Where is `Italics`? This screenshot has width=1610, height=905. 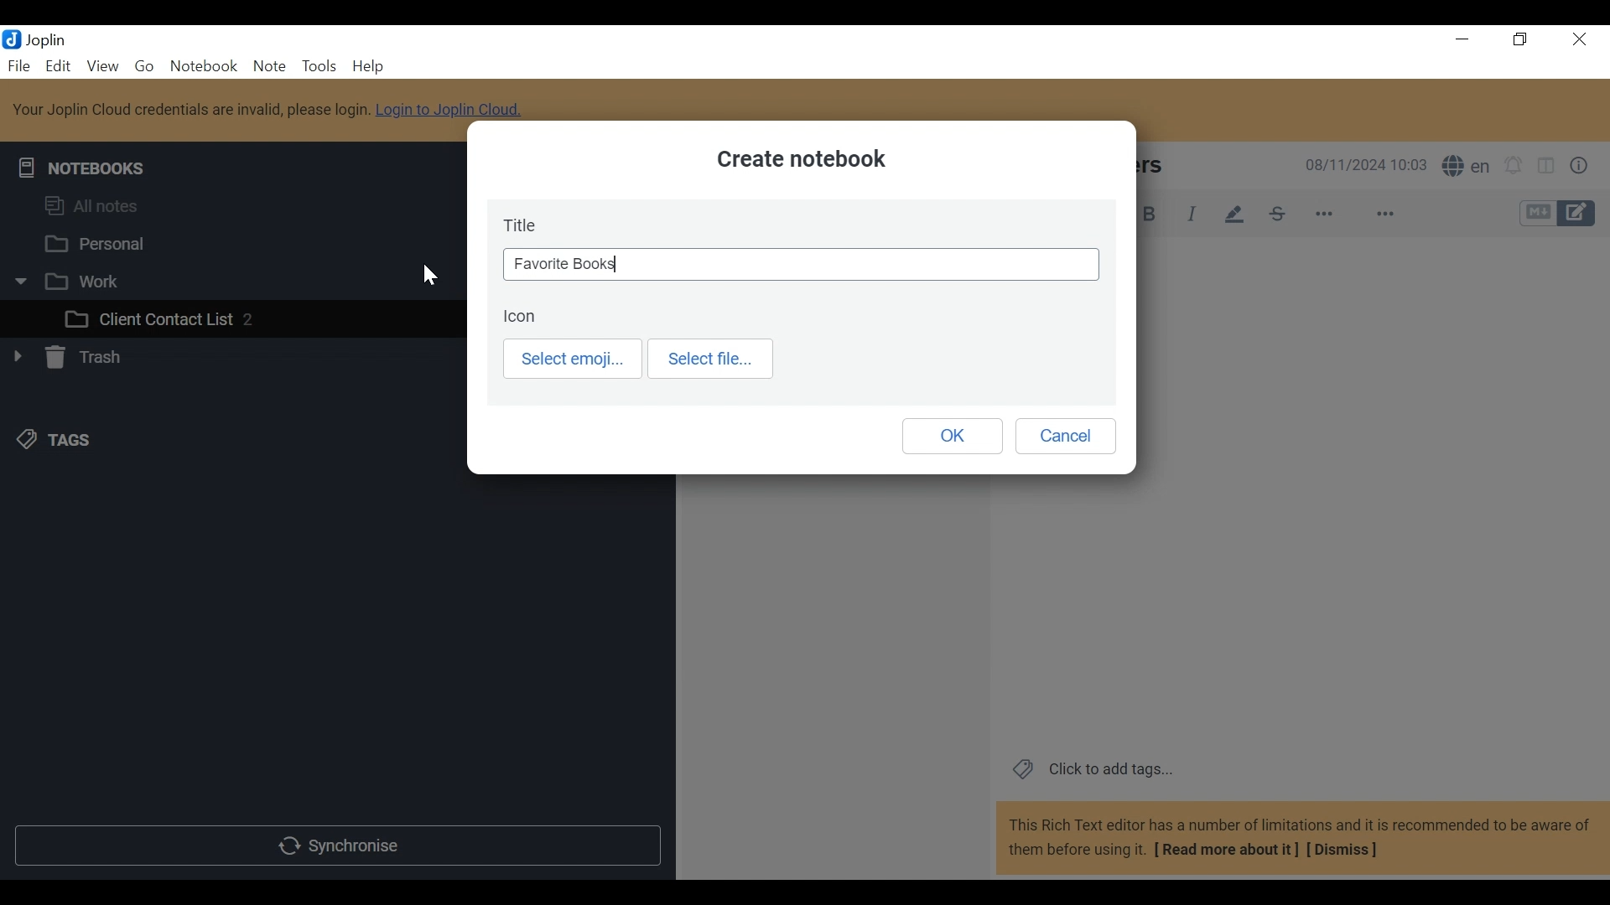 Italics is located at coordinates (1196, 212).